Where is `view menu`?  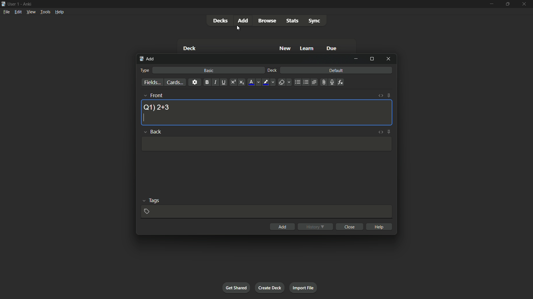
view menu is located at coordinates (31, 11).